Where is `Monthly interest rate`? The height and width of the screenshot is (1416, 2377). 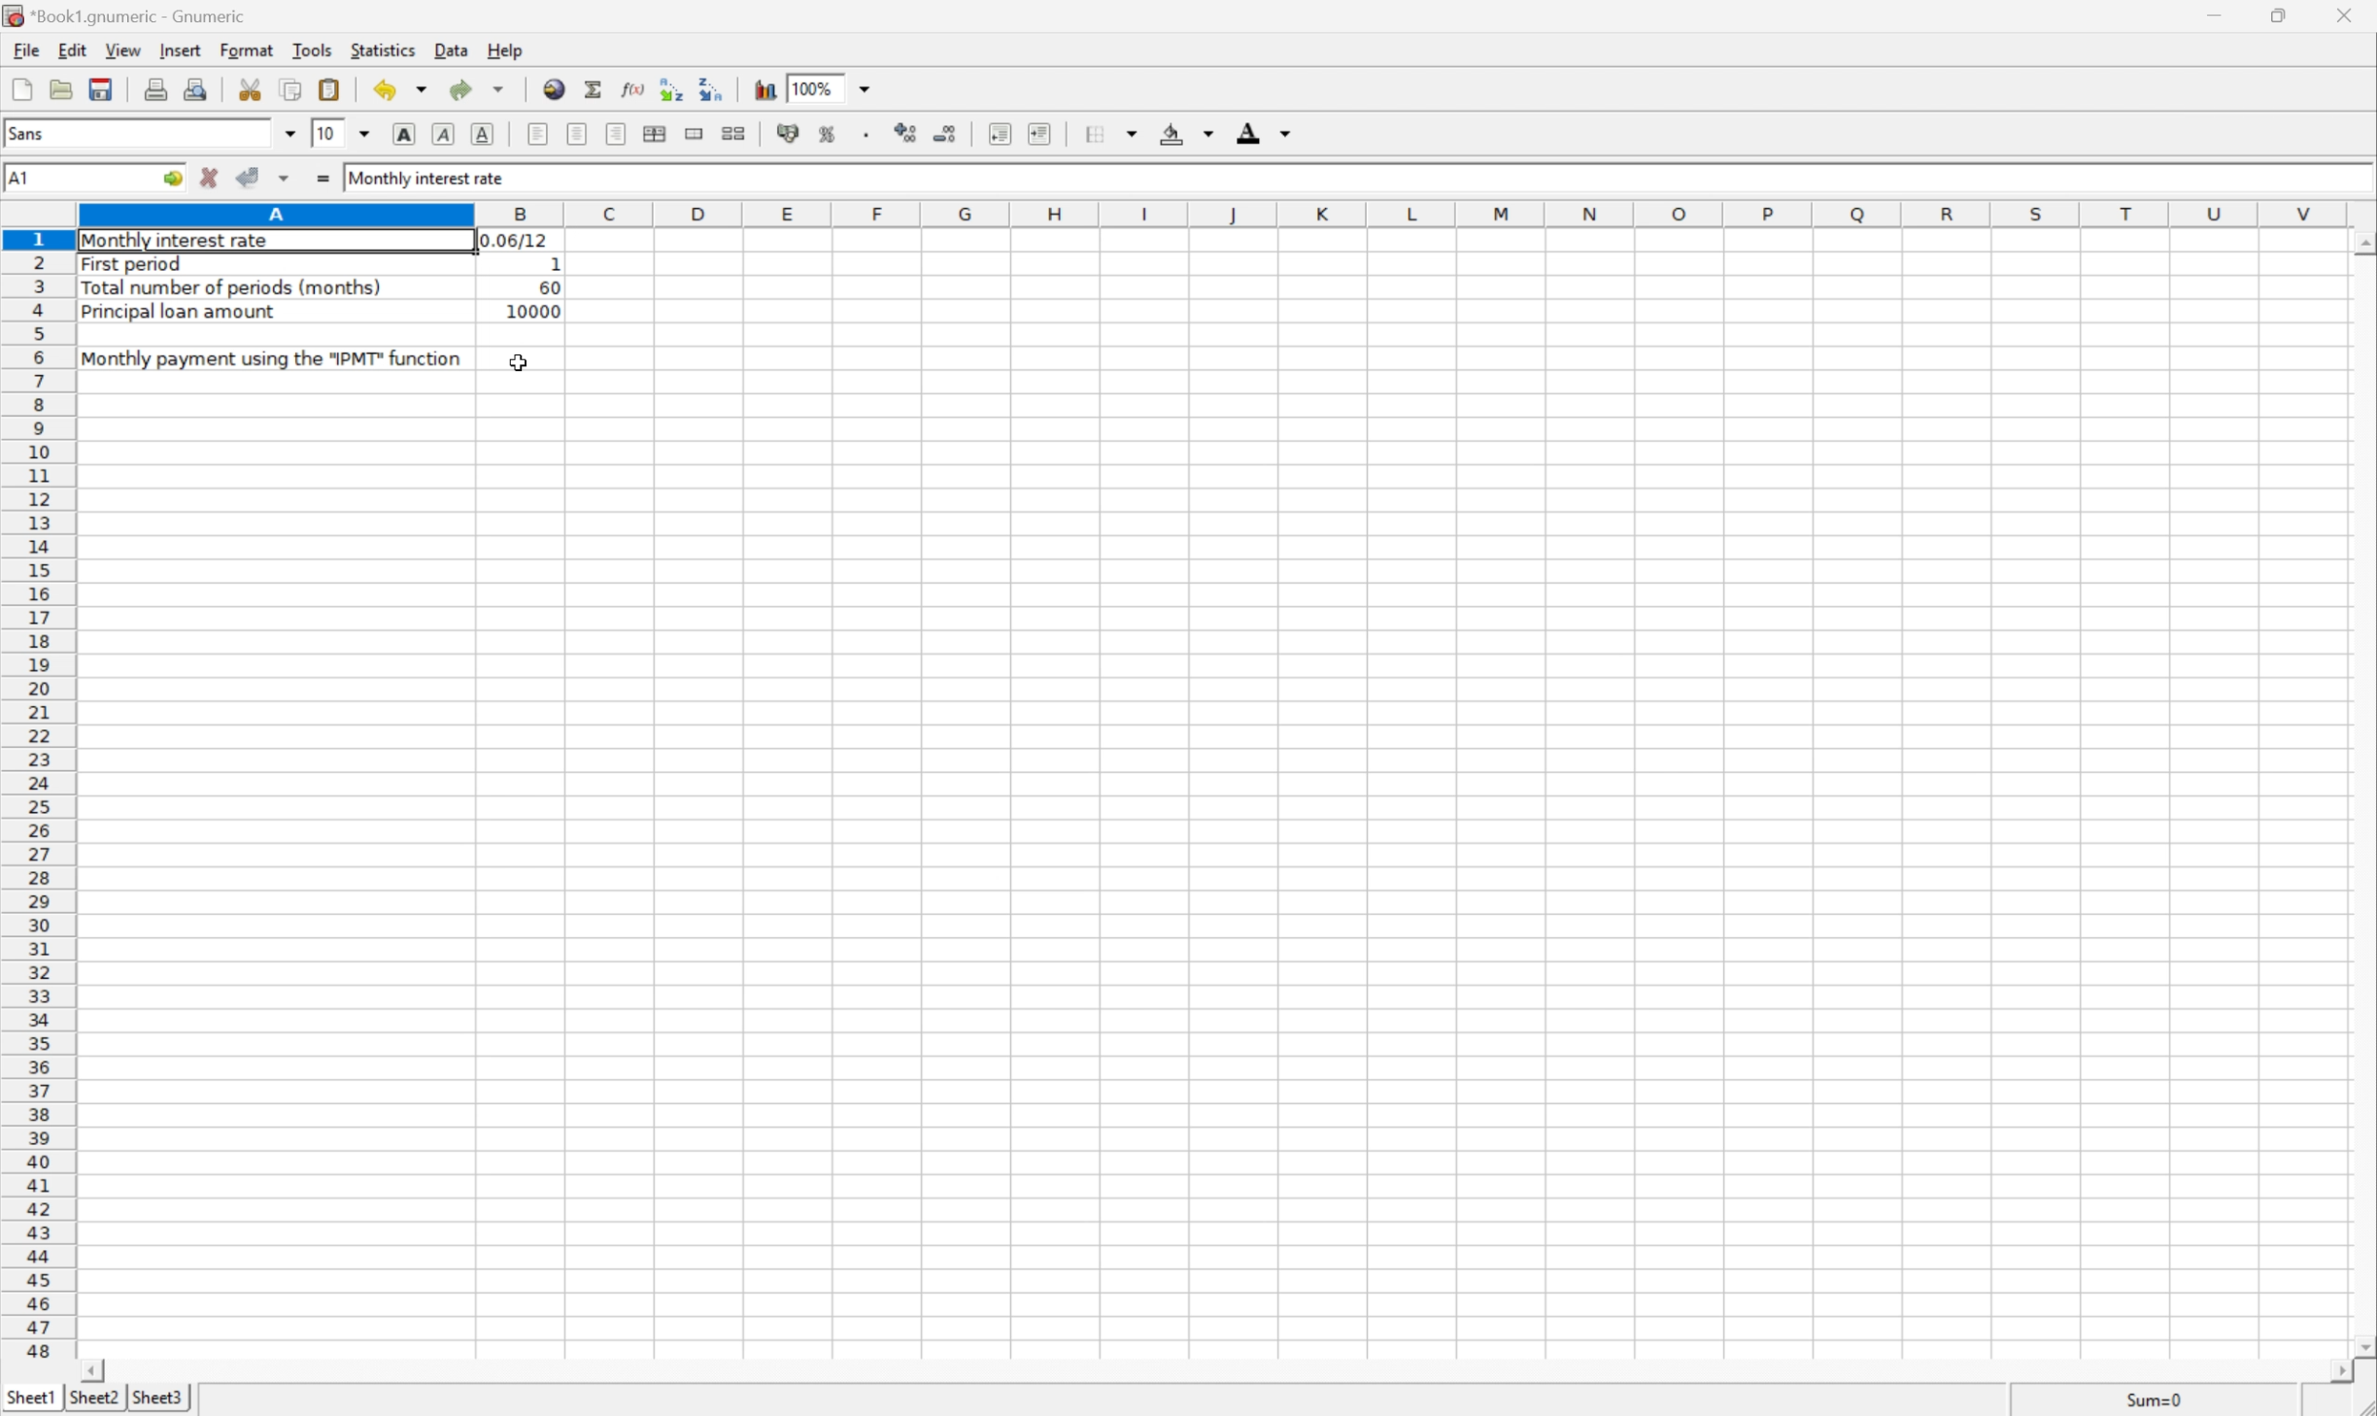
Monthly interest rate is located at coordinates (179, 242).